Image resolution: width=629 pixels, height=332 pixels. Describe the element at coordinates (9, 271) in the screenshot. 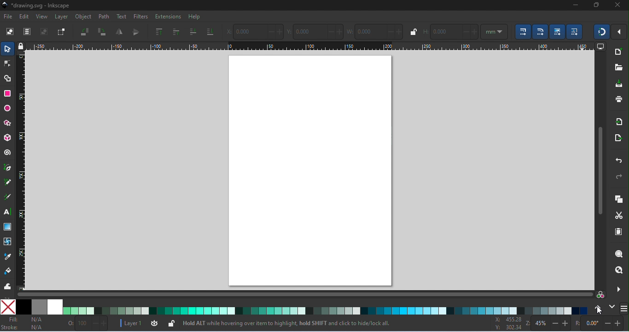

I see `paint bucket` at that location.